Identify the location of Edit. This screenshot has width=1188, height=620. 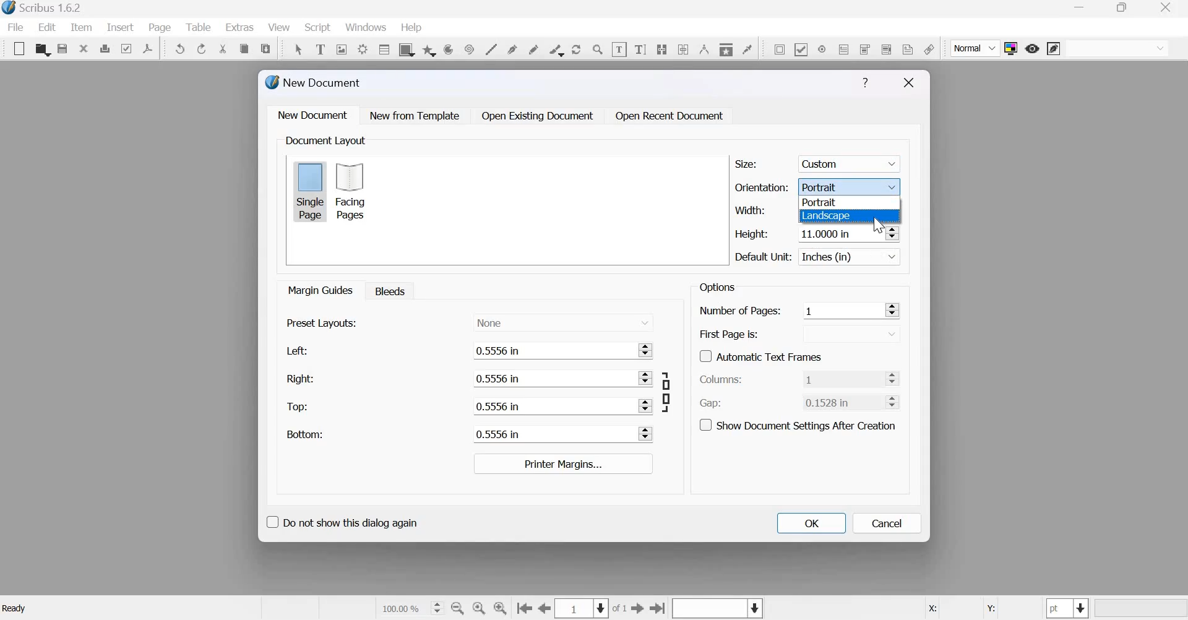
(47, 27).